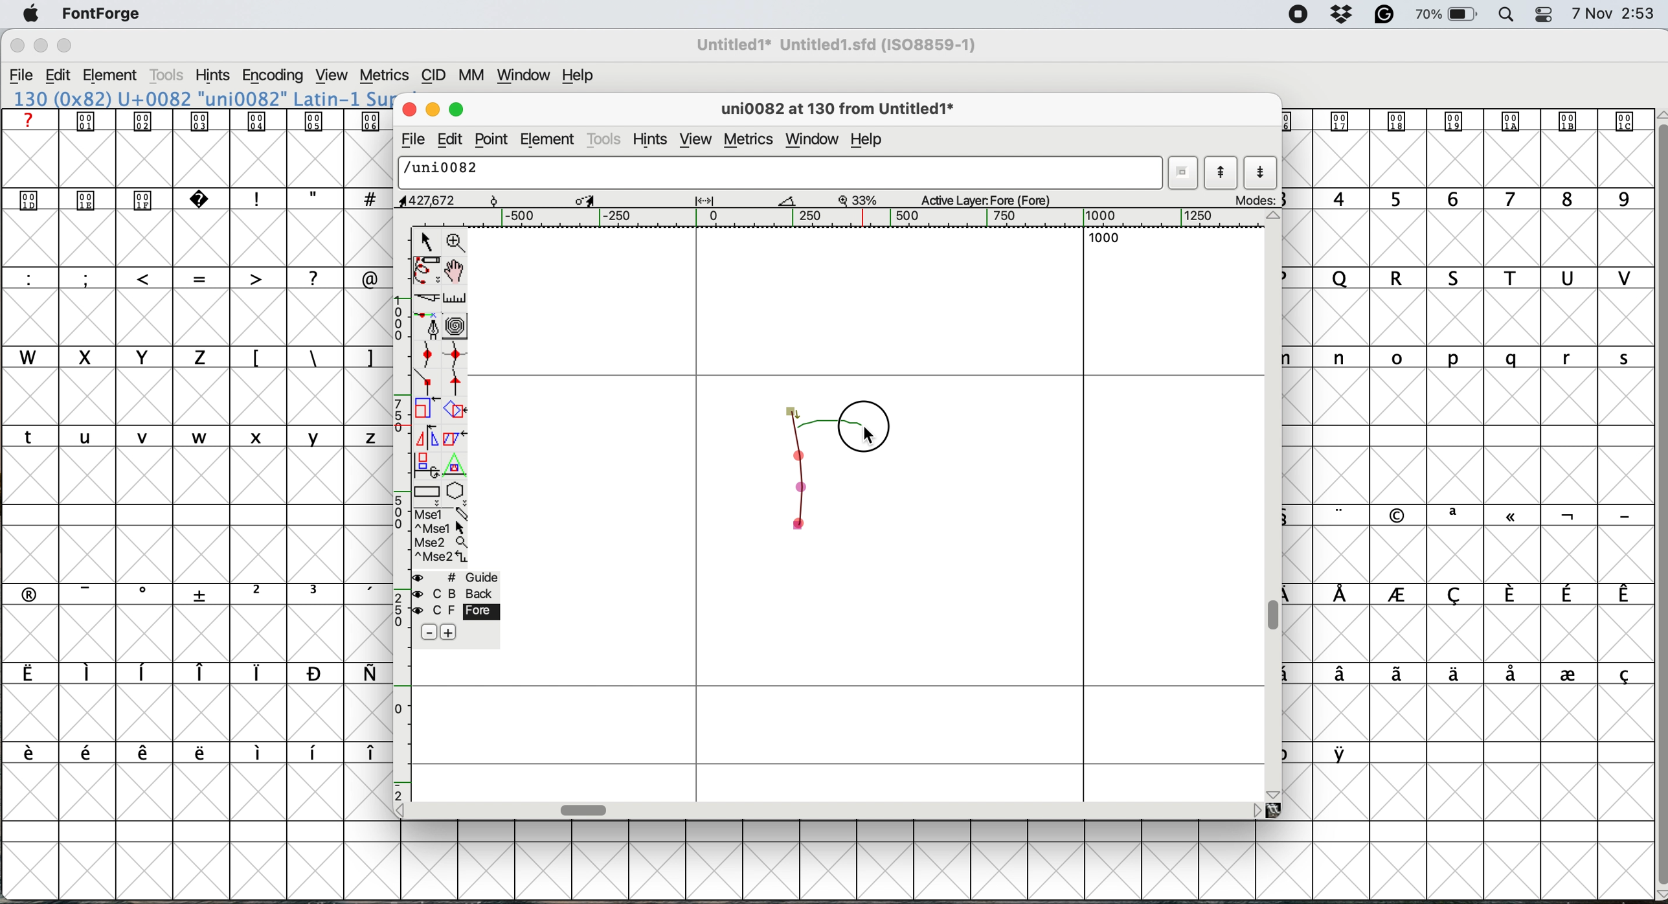 This screenshot has width=1668, height=904. Describe the element at coordinates (197, 120) in the screenshot. I see `special icons` at that location.